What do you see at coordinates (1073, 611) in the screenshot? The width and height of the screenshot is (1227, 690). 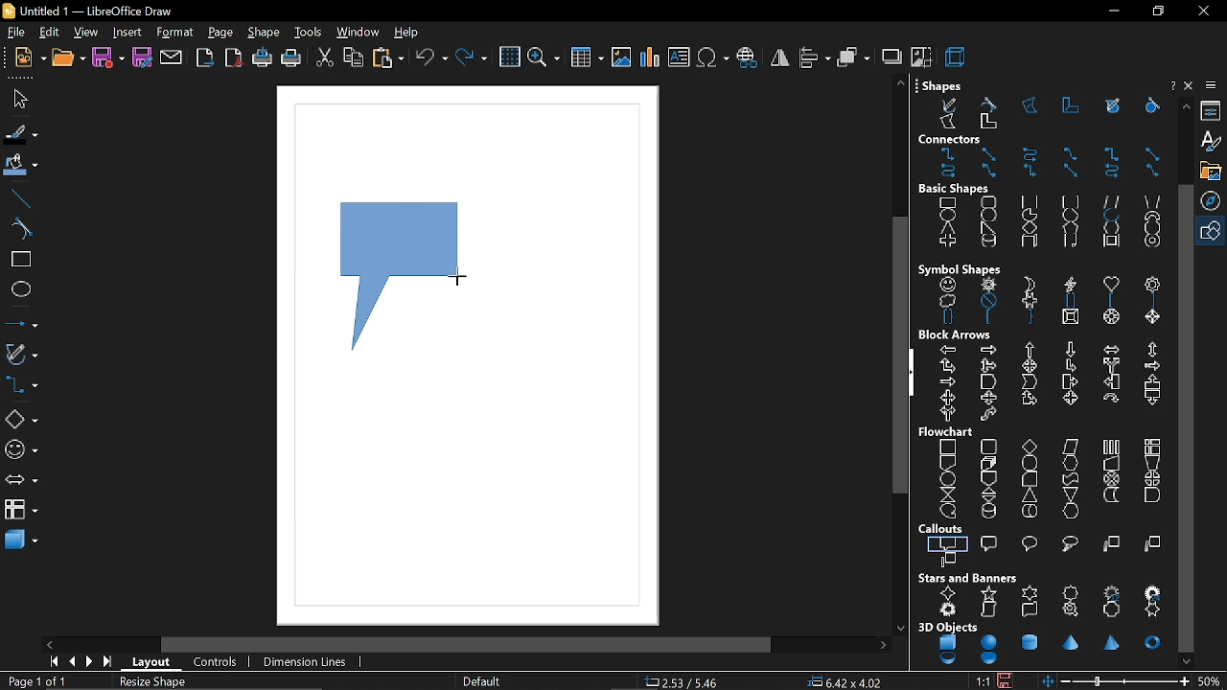 I see `signet` at bounding box center [1073, 611].